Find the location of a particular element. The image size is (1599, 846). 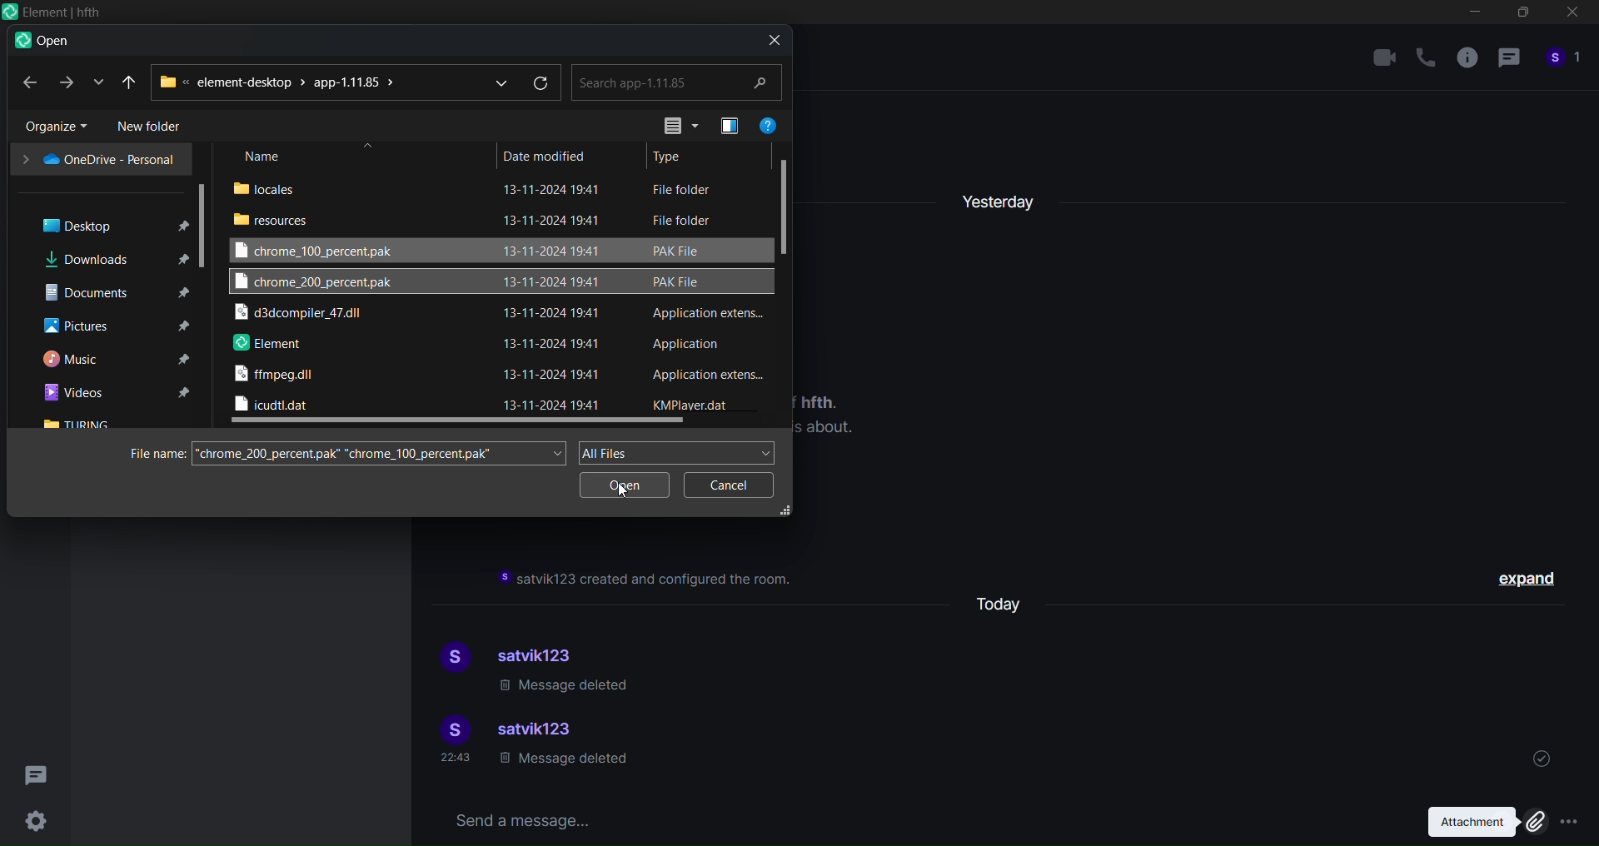

view is located at coordinates (673, 125).